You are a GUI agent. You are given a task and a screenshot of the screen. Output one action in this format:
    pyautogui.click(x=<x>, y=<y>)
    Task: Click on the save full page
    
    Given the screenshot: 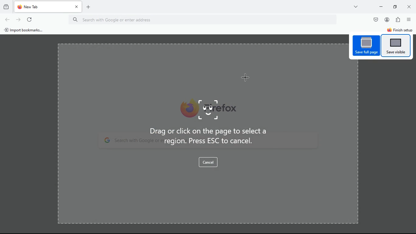 What is the action you would take?
    pyautogui.click(x=366, y=45)
    